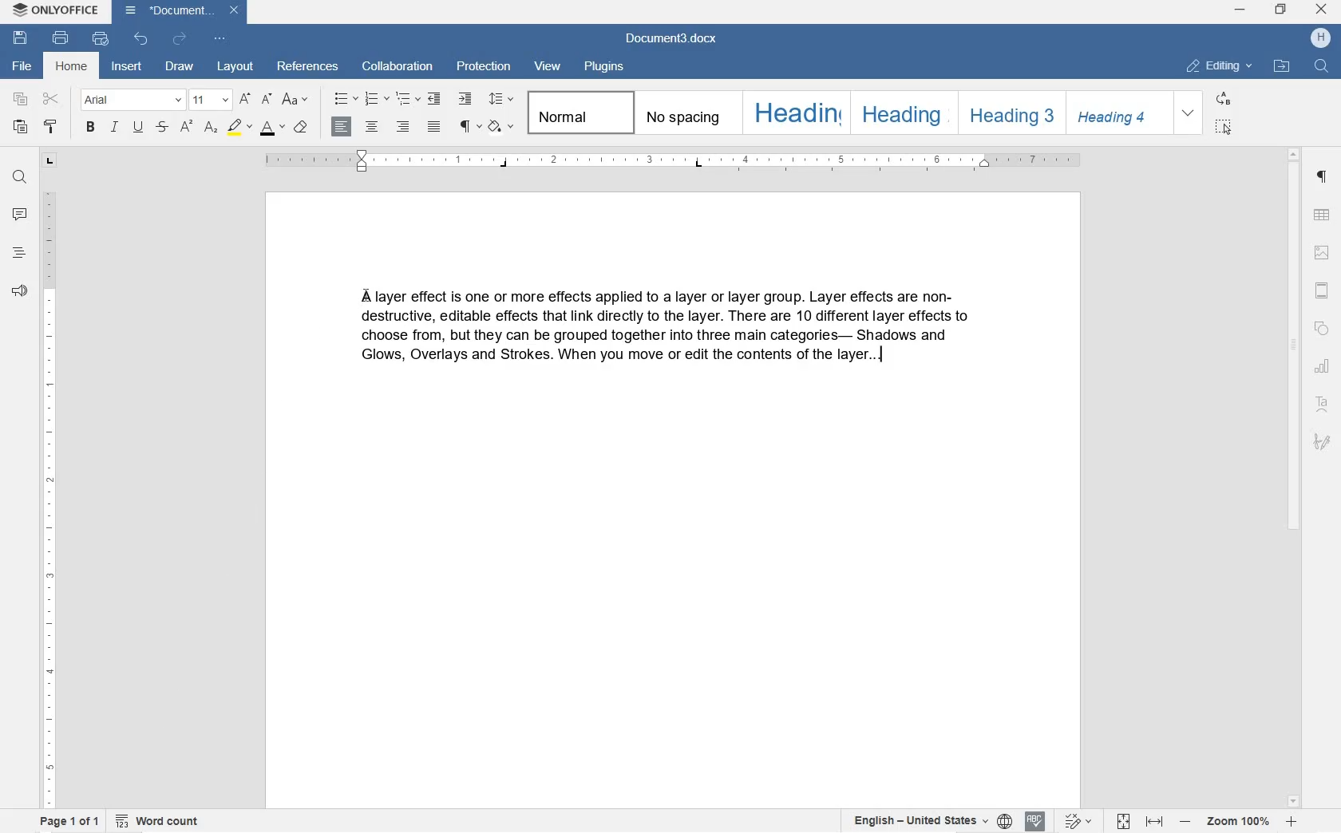  I want to click on ONLYOFFICE, so click(54, 11).